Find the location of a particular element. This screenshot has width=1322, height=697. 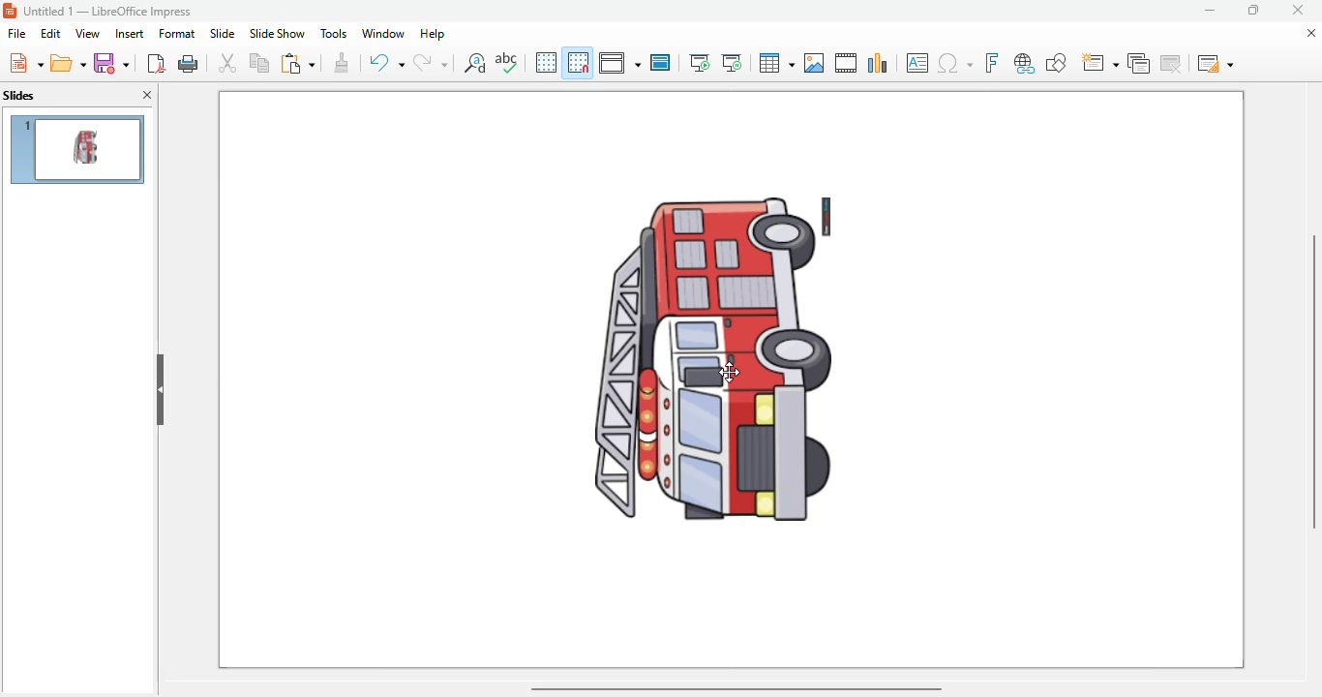

display grid is located at coordinates (546, 63).